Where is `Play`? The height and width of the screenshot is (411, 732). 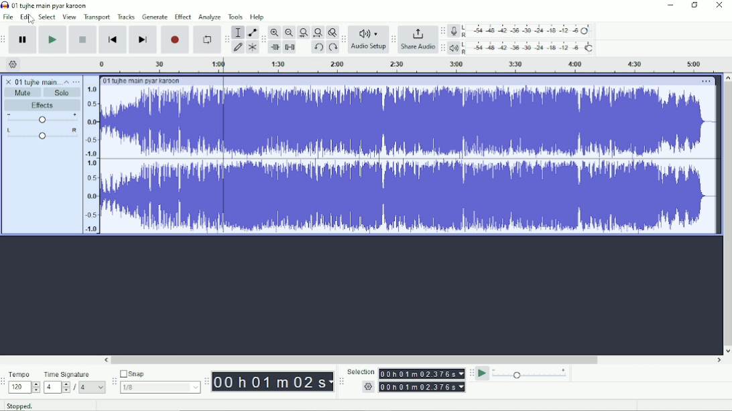 Play is located at coordinates (53, 39).